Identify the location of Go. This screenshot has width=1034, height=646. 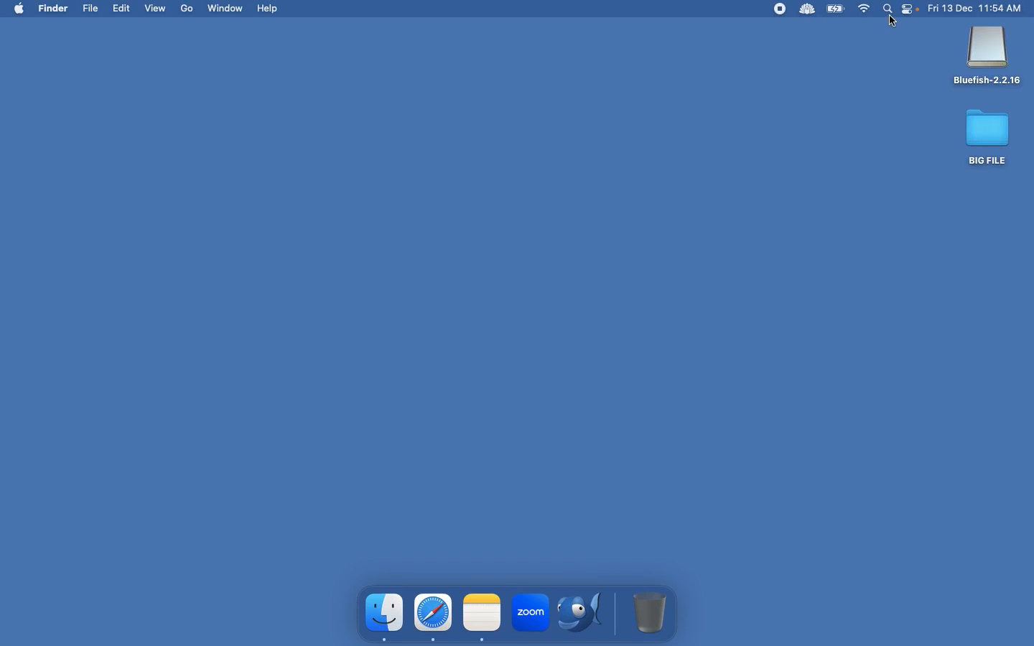
(188, 9).